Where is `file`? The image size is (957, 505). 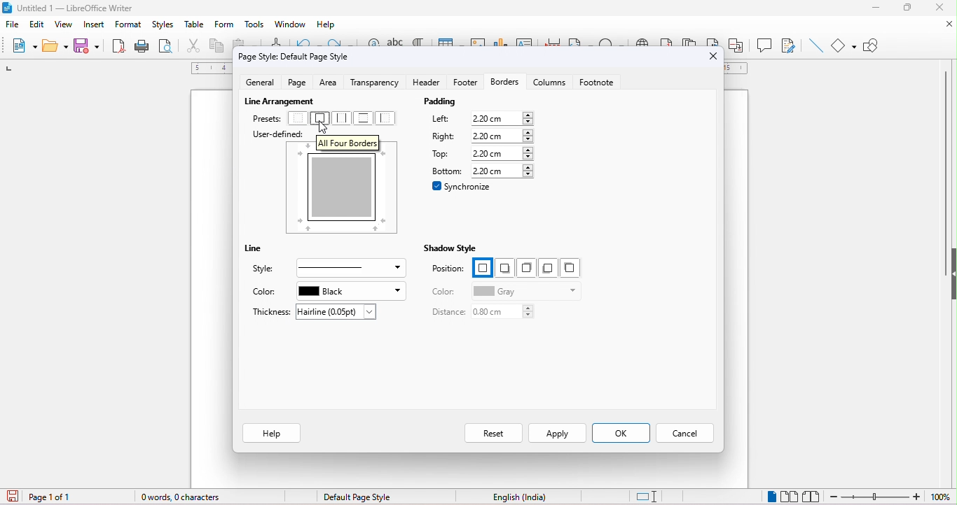 file is located at coordinates (13, 24).